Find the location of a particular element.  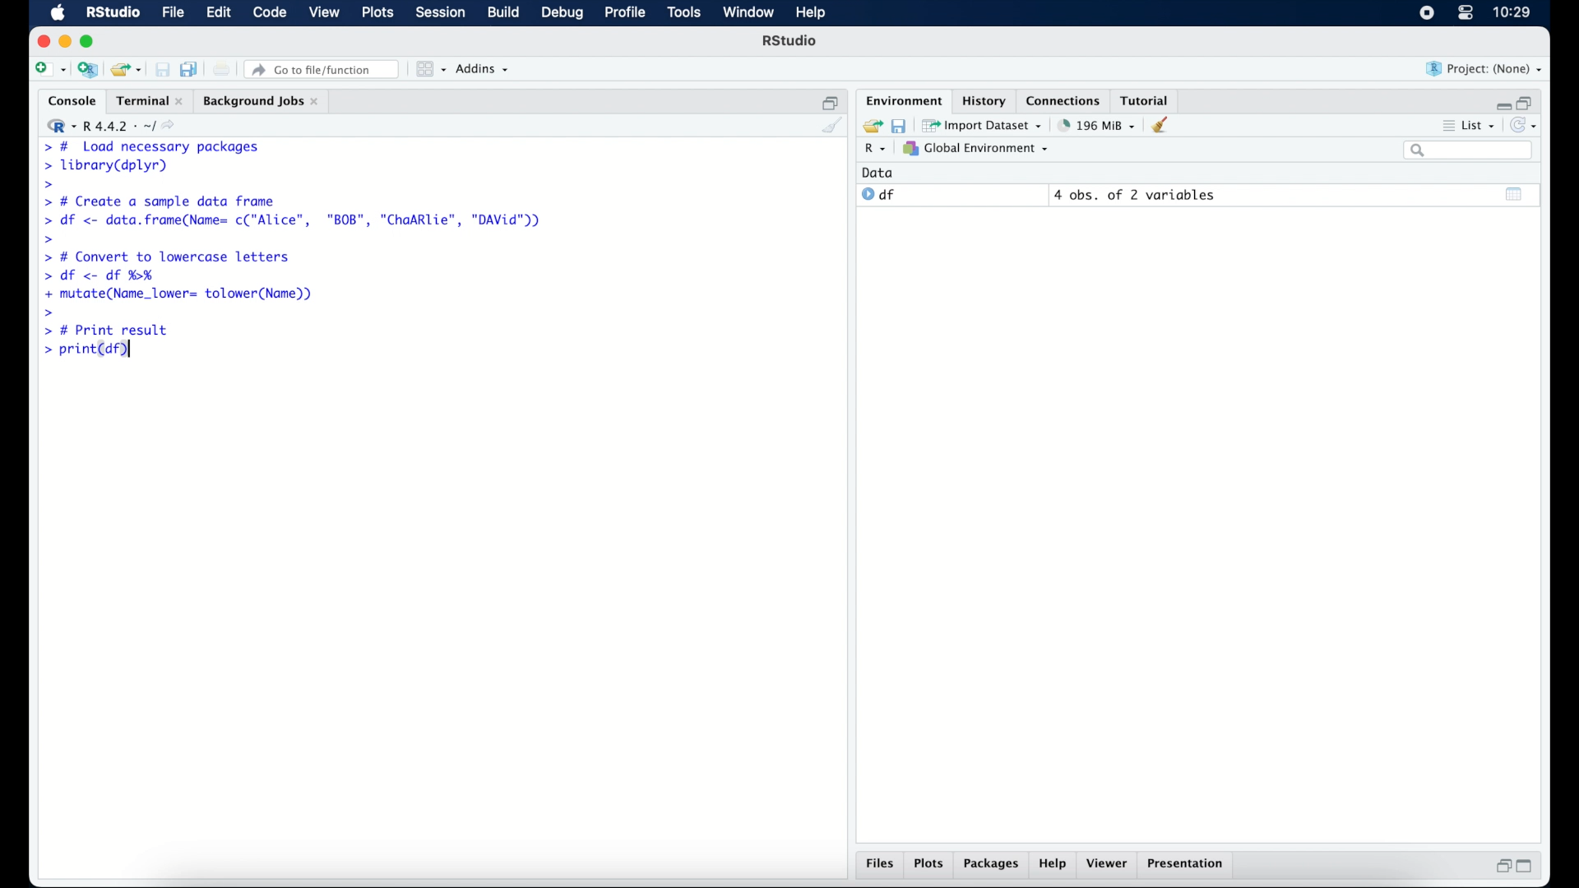

create new project is located at coordinates (88, 71).